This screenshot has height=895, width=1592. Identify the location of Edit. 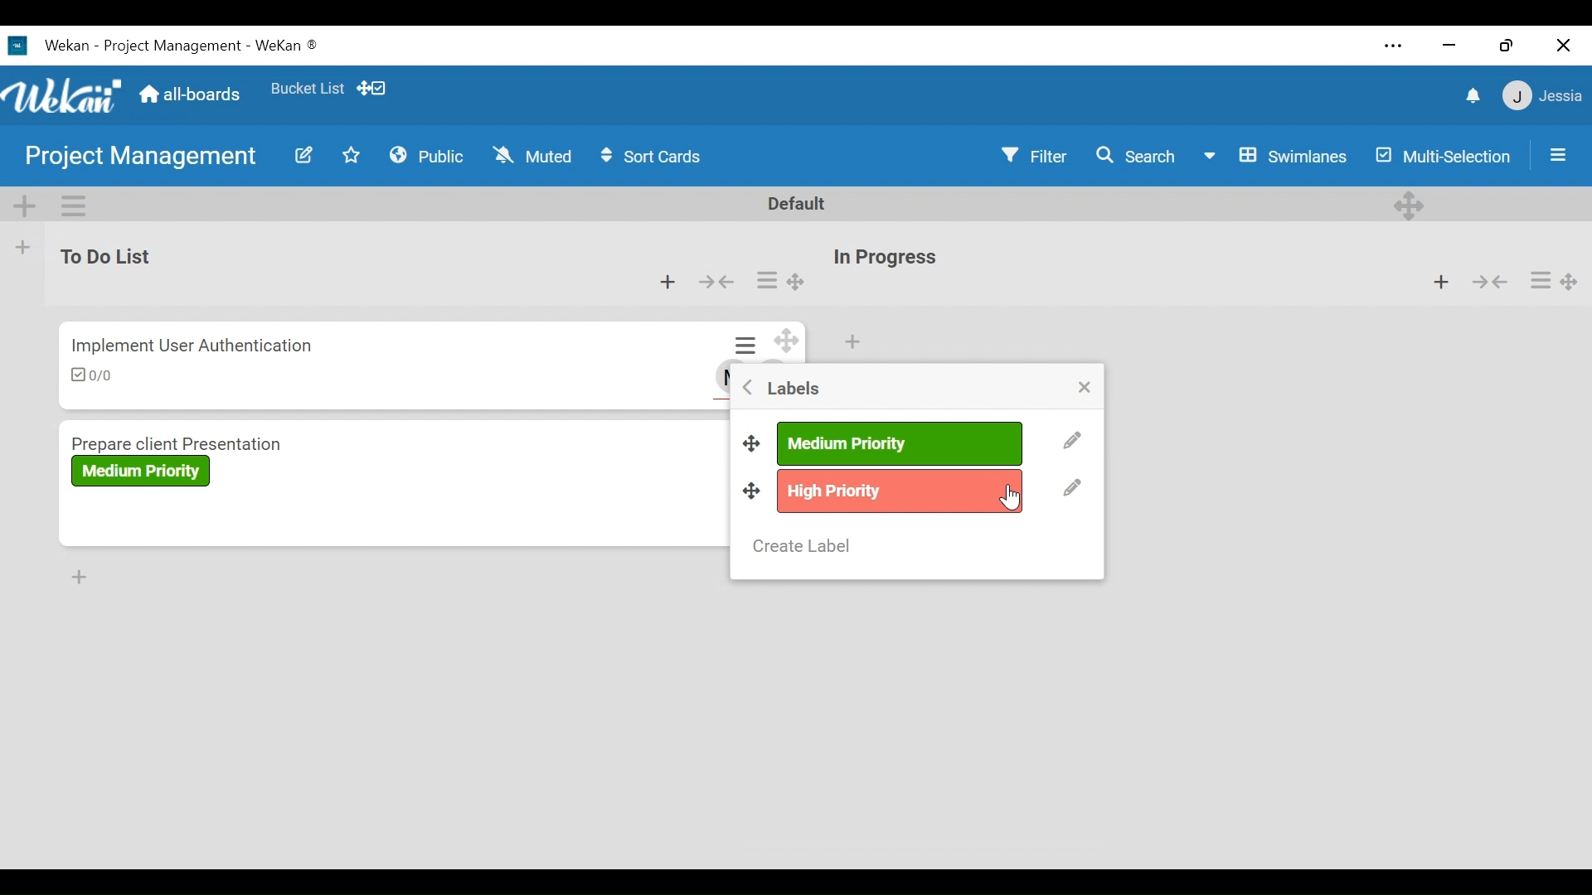
(303, 155).